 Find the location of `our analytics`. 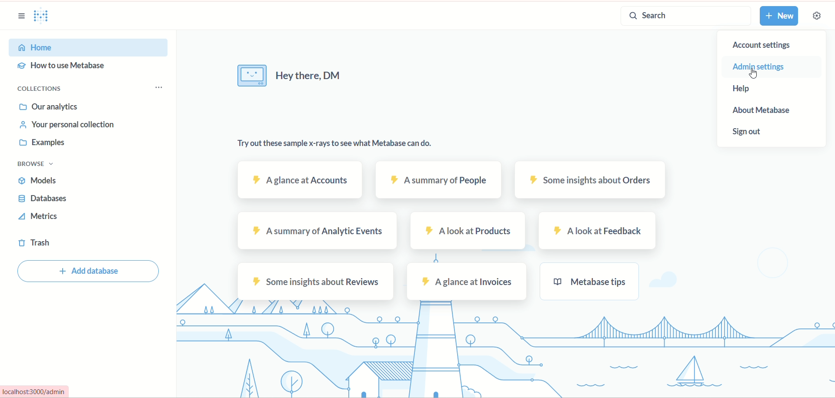

our analytics is located at coordinates (50, 106).